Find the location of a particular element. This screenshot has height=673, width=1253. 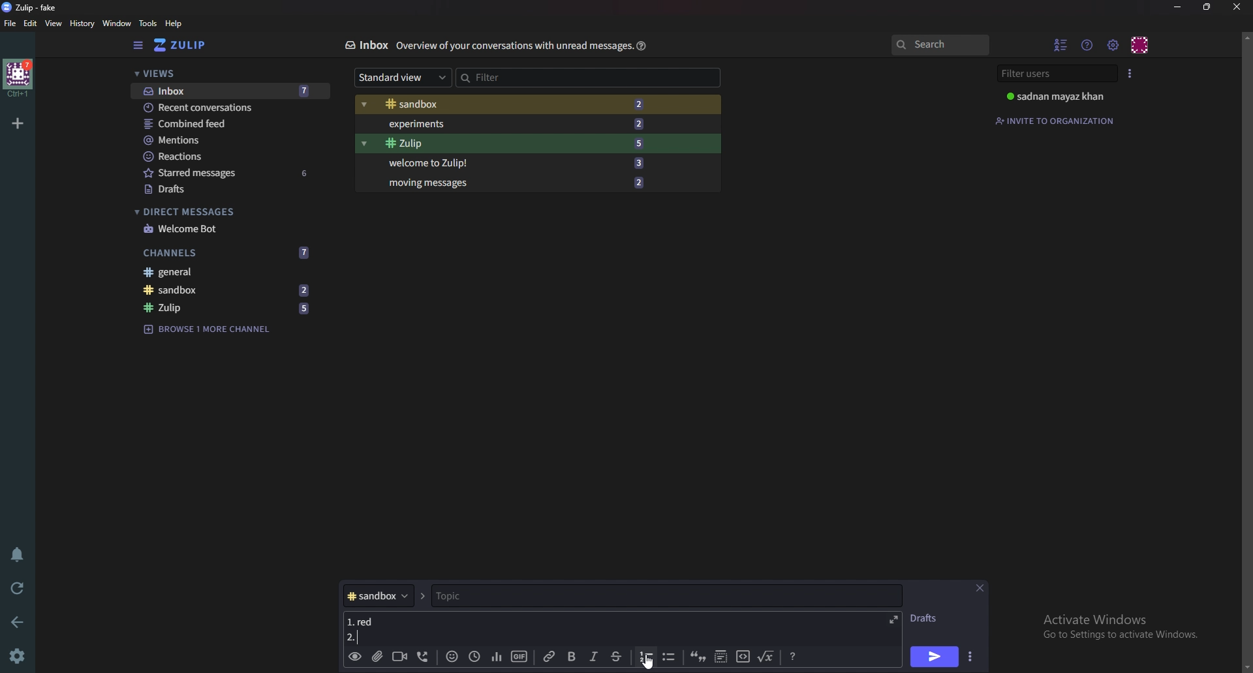

Video call is located at coordinates (398, 656).